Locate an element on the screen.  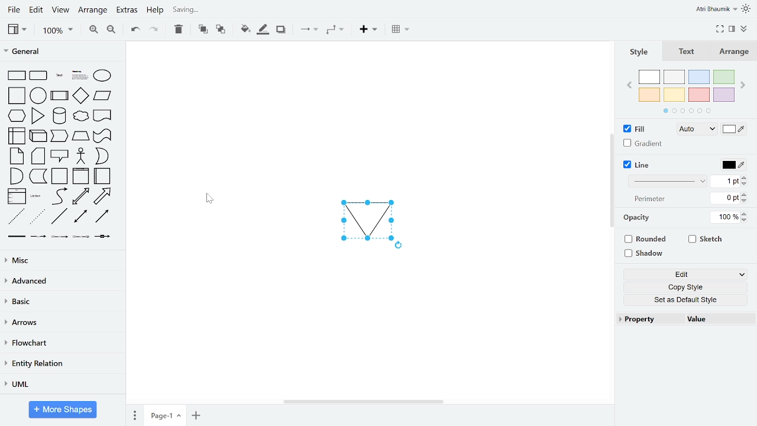
fill color is located at coordinates (733, 131).